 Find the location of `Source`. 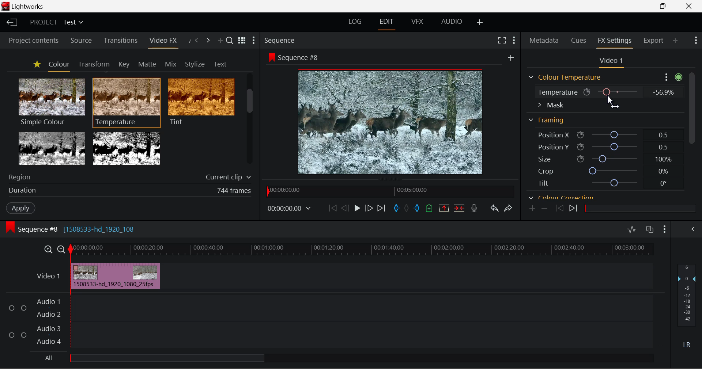

Source is located at coordinates (82, 42).